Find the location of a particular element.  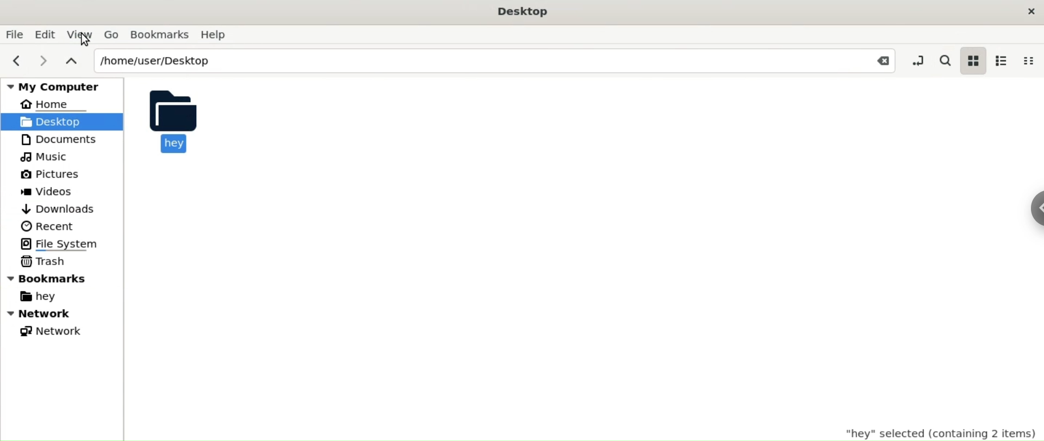

compact view is located at coordinates (1031, 60).